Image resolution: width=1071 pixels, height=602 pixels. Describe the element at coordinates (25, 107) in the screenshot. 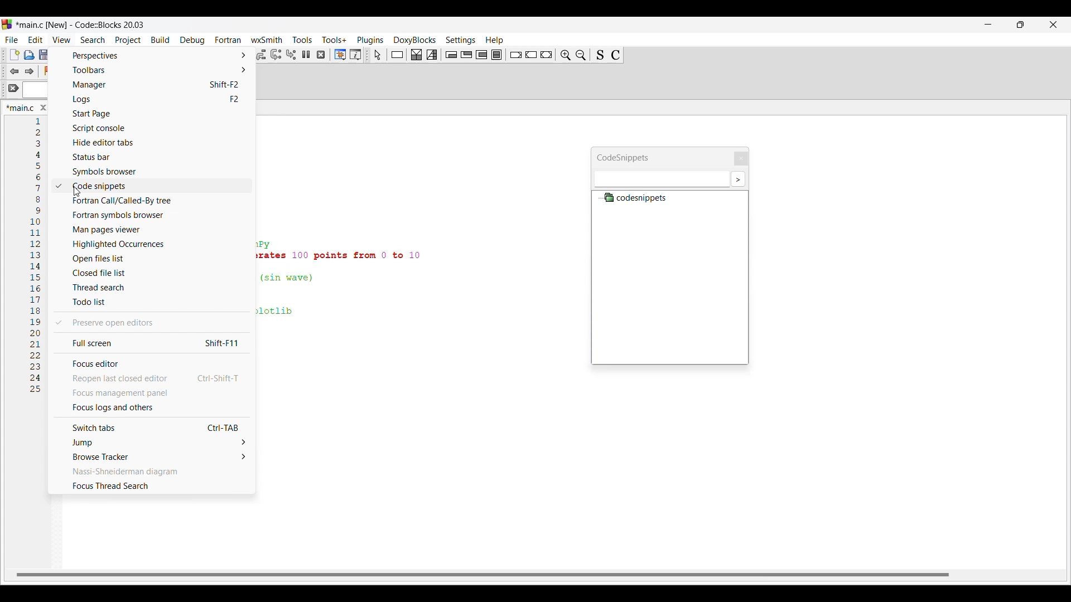

I see `Panel title` at that location.